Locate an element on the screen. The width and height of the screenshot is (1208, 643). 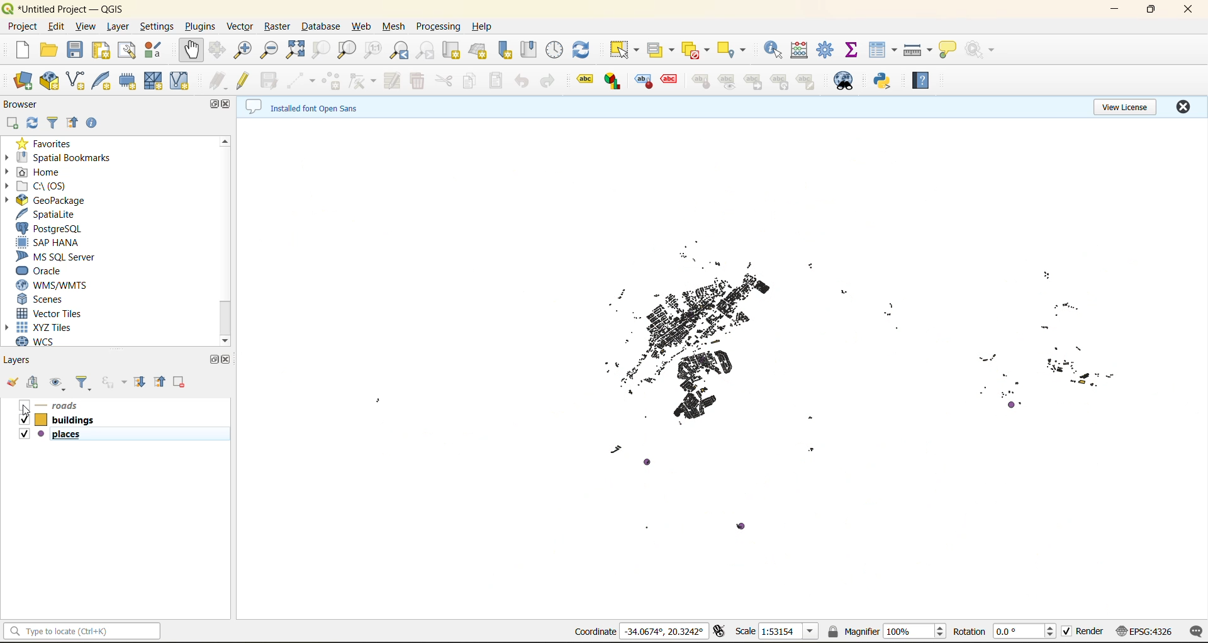
labels toolbar 3 is located at coordinates (644, 82).